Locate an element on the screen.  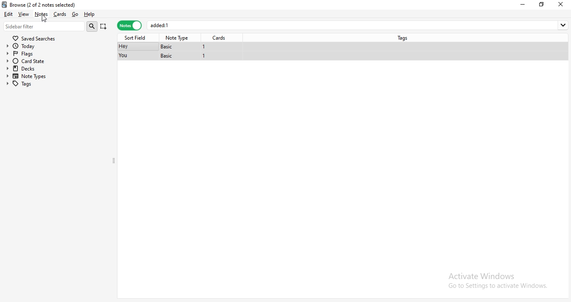
basic is located at coordinates (169, 46).